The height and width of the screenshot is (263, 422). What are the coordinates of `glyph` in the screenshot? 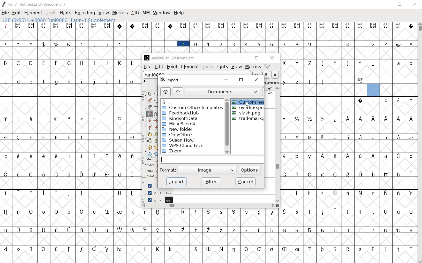 It's located at (82, 137).